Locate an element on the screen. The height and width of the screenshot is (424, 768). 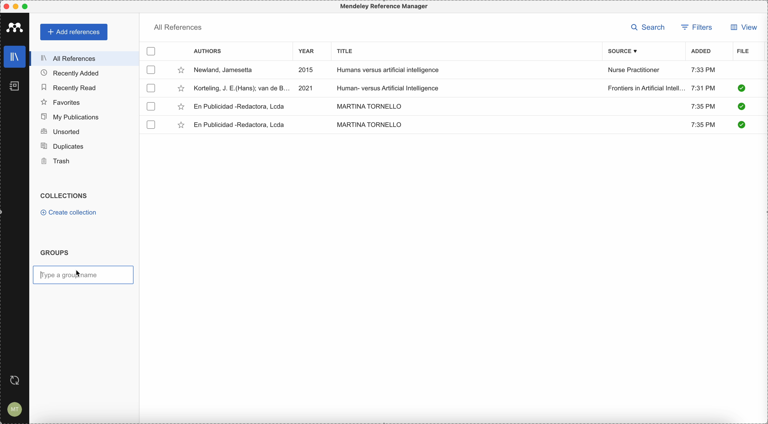
add references is located at coordinates (75, 32).